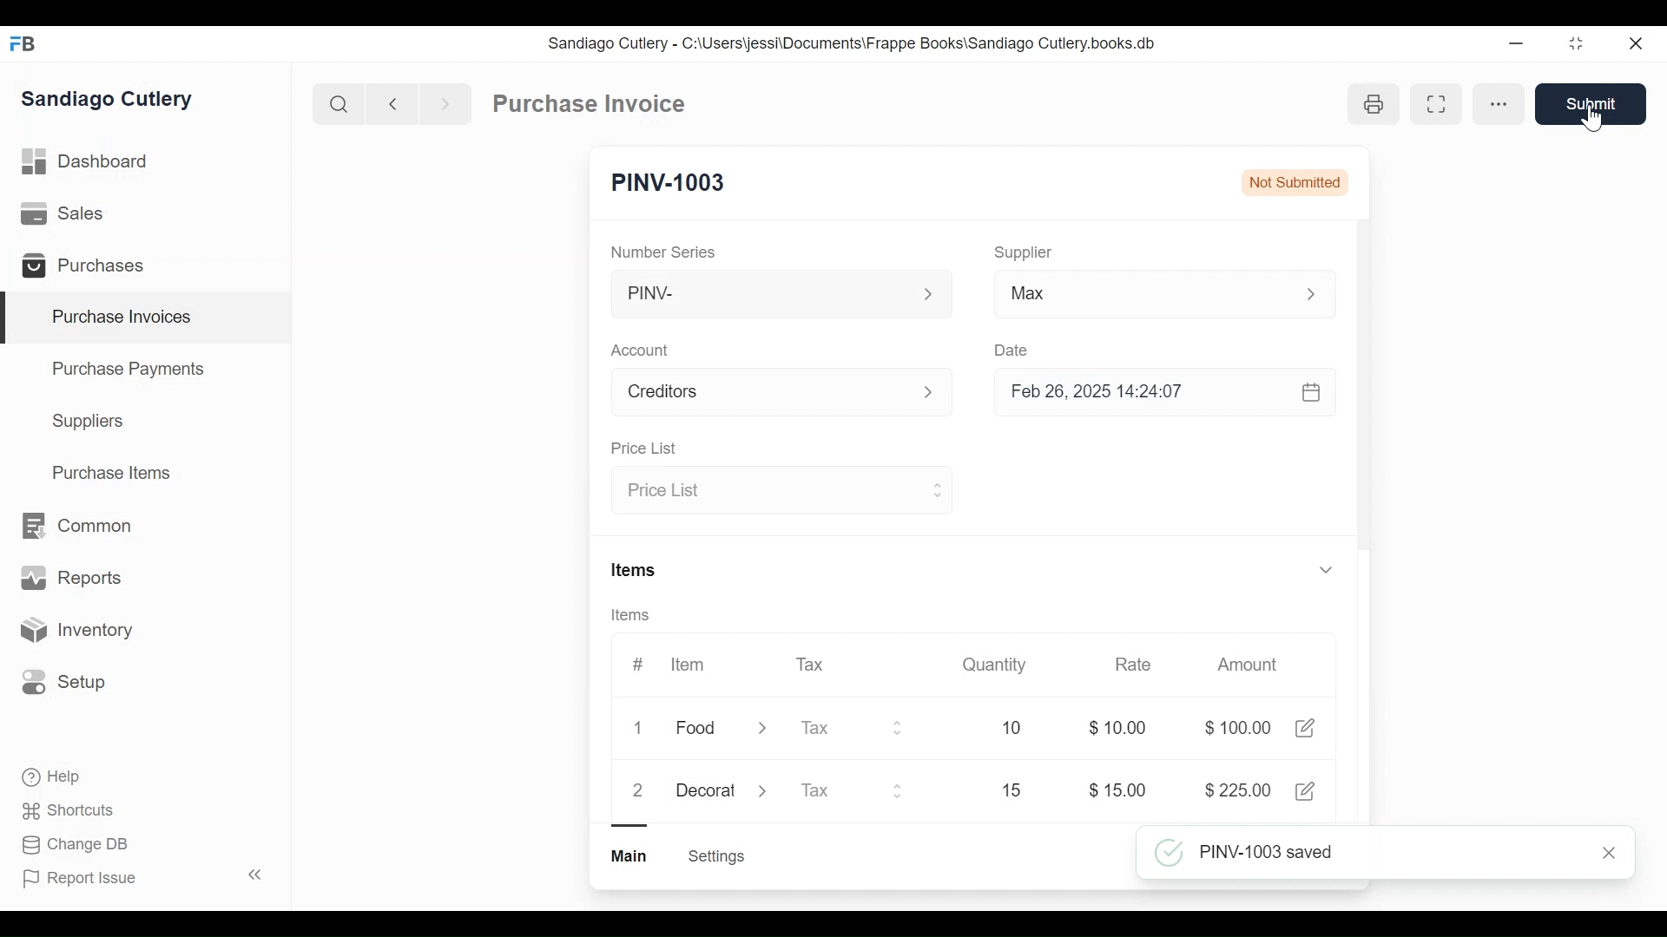 Image resolution: width=1667 pixels, height=937 pixels. I want to click on Expand, so click(929, 295).